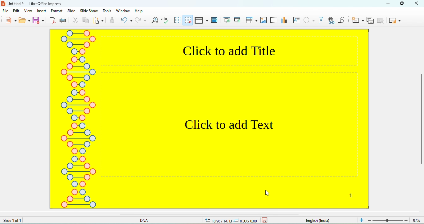 This screenshot has width=424, height=224. I want to click on edit, so click(17, 11).